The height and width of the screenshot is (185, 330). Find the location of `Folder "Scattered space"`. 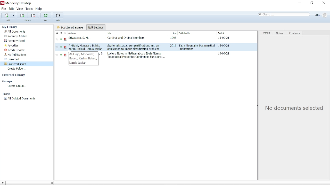

Folder "Scattered space" is located at coordinates (15, 64).